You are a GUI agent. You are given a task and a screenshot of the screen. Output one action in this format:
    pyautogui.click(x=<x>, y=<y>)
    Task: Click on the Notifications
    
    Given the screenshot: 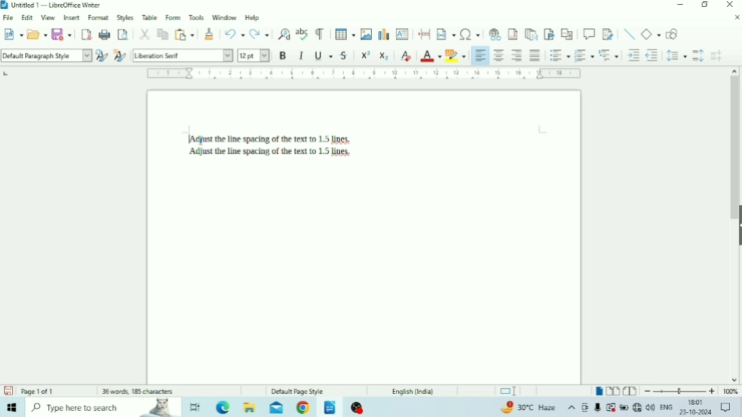 What is the action you would take?
    pyautogui.click(x=725, y=406)
    